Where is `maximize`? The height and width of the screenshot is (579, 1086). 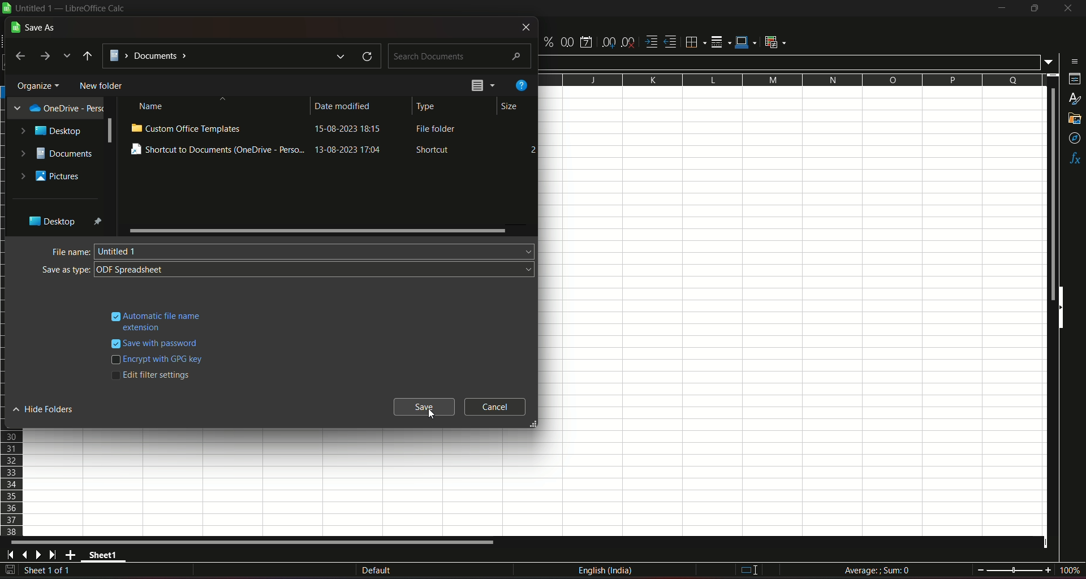 maximize is located at coordinates (1034, 8).